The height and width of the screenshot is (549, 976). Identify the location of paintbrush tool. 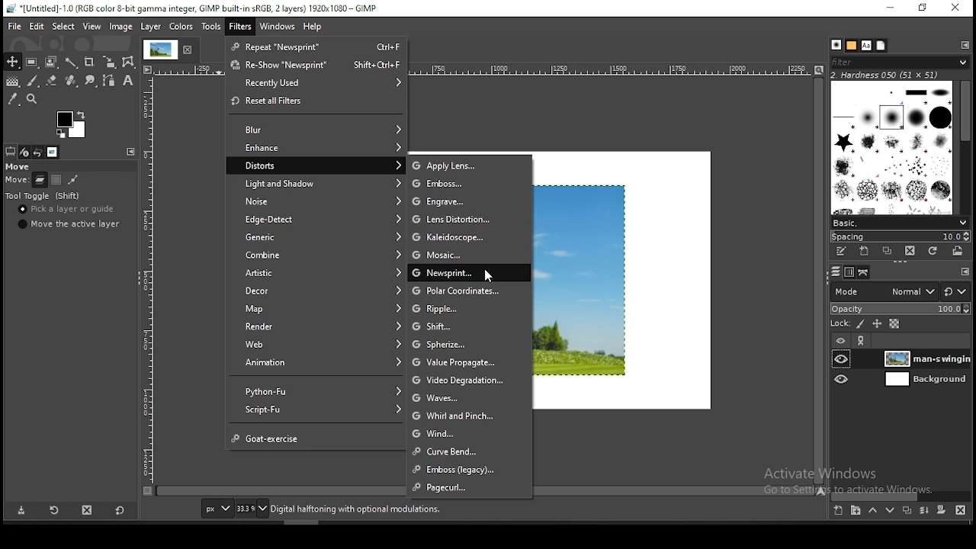
(33, 81).